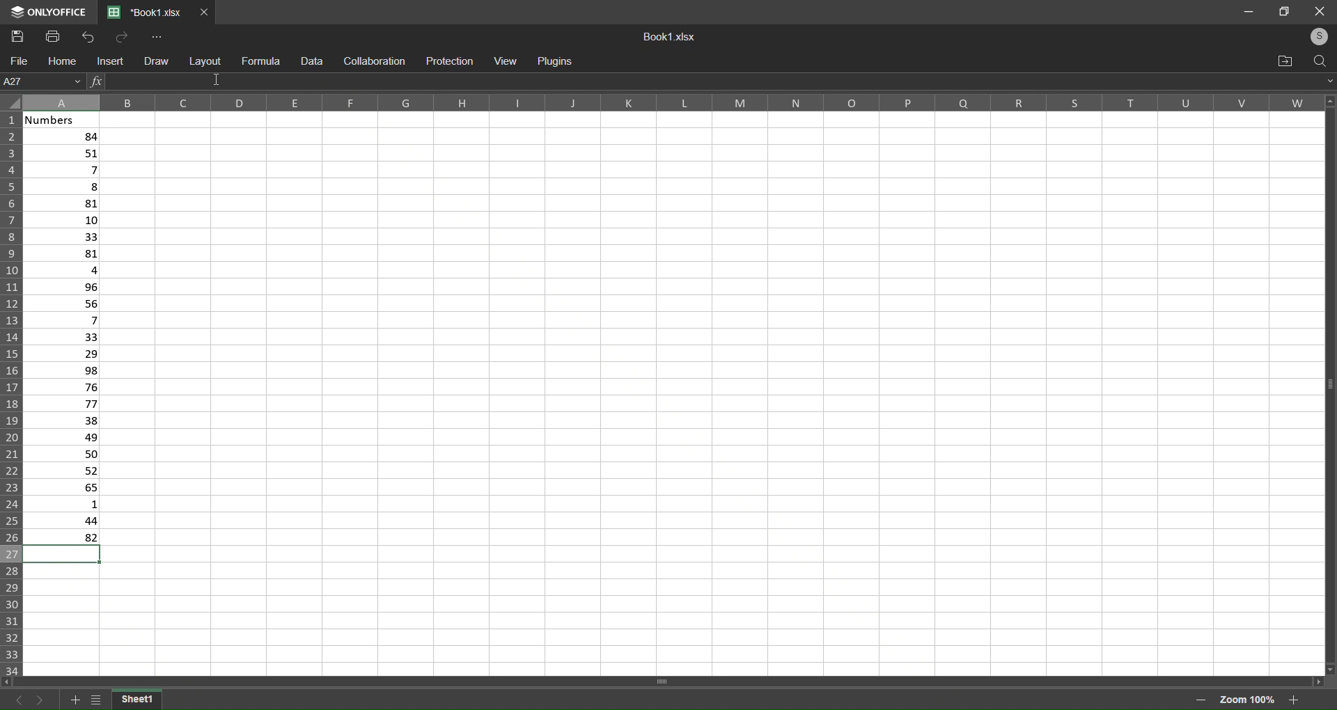  What do you see at coordinates (313, 61) in the screenshot?
I see `data` at bounding box center [313, 61].